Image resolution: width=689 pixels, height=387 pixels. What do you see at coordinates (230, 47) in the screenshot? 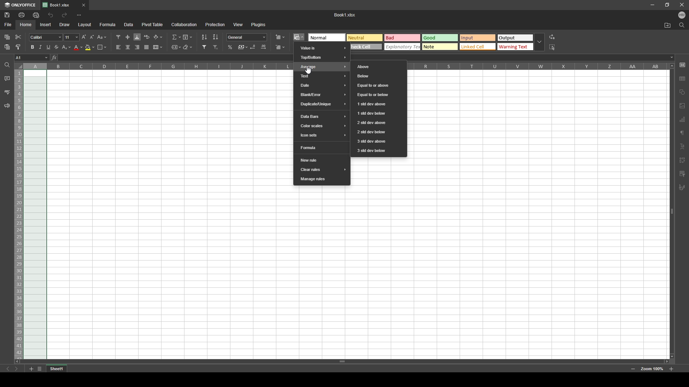
I see `percentage style` at bounding box center [230, 47].